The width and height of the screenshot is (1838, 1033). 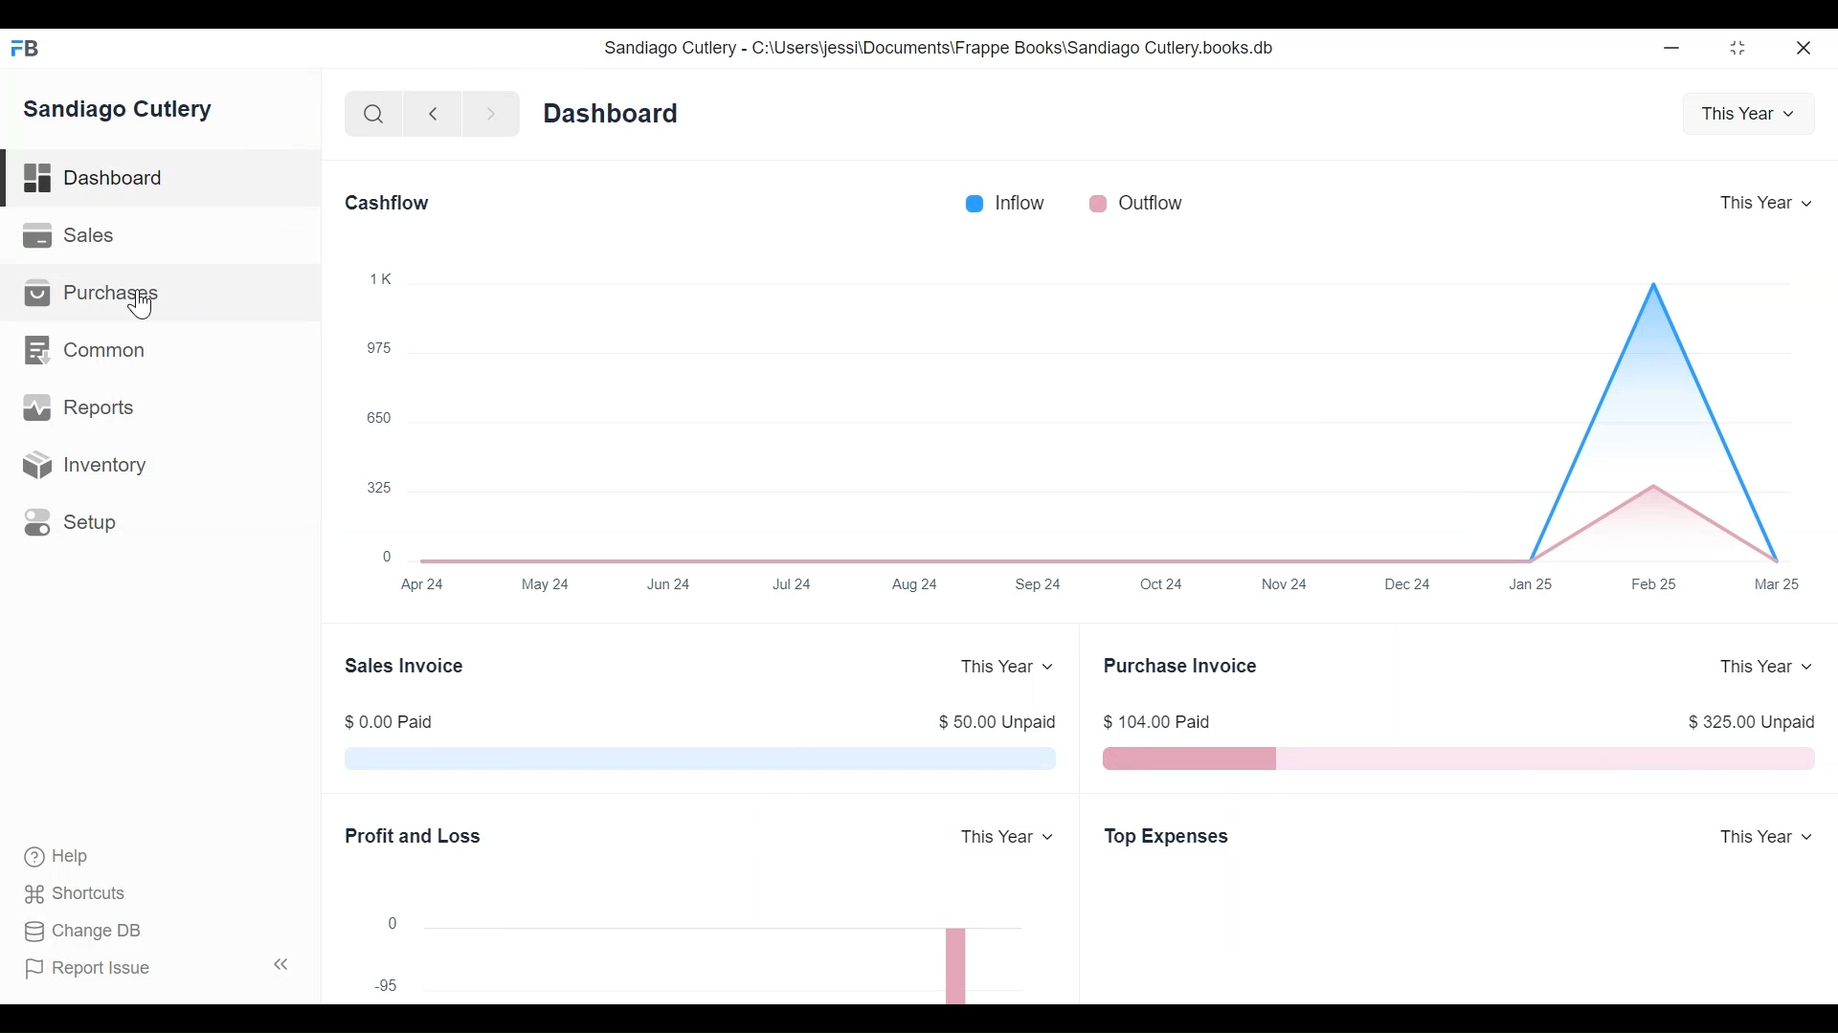 I want to click on Inflow, so click(x=1000, y=203).